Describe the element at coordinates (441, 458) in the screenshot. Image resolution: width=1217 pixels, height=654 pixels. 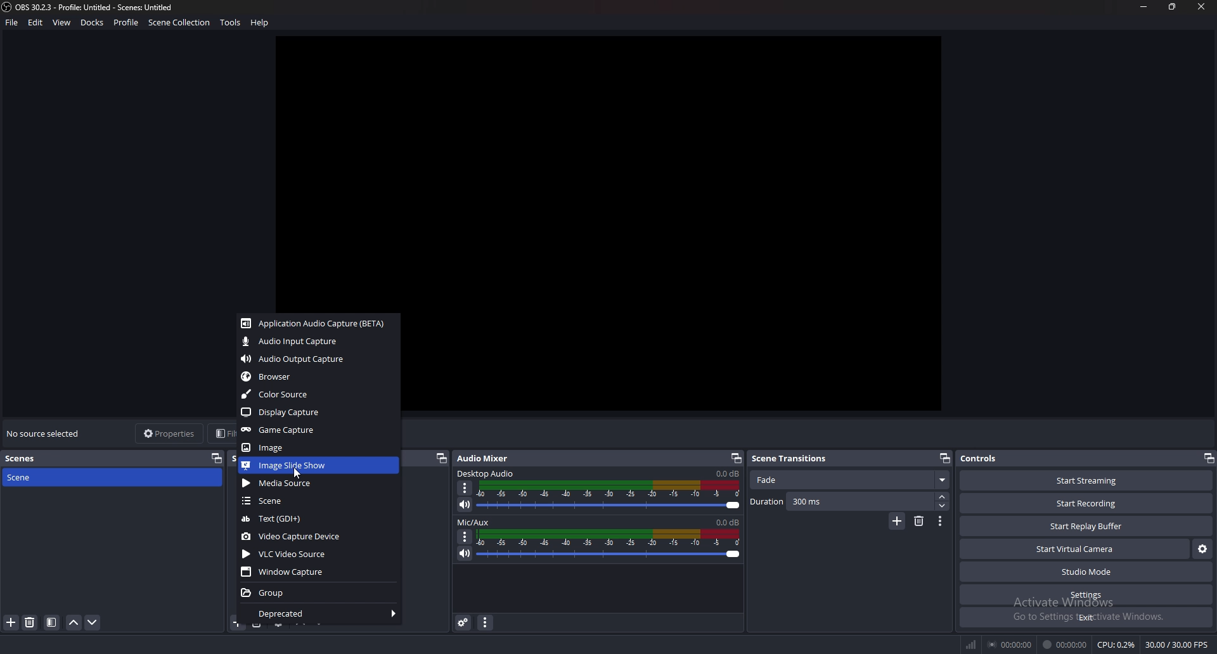
I see `popout` at that location.